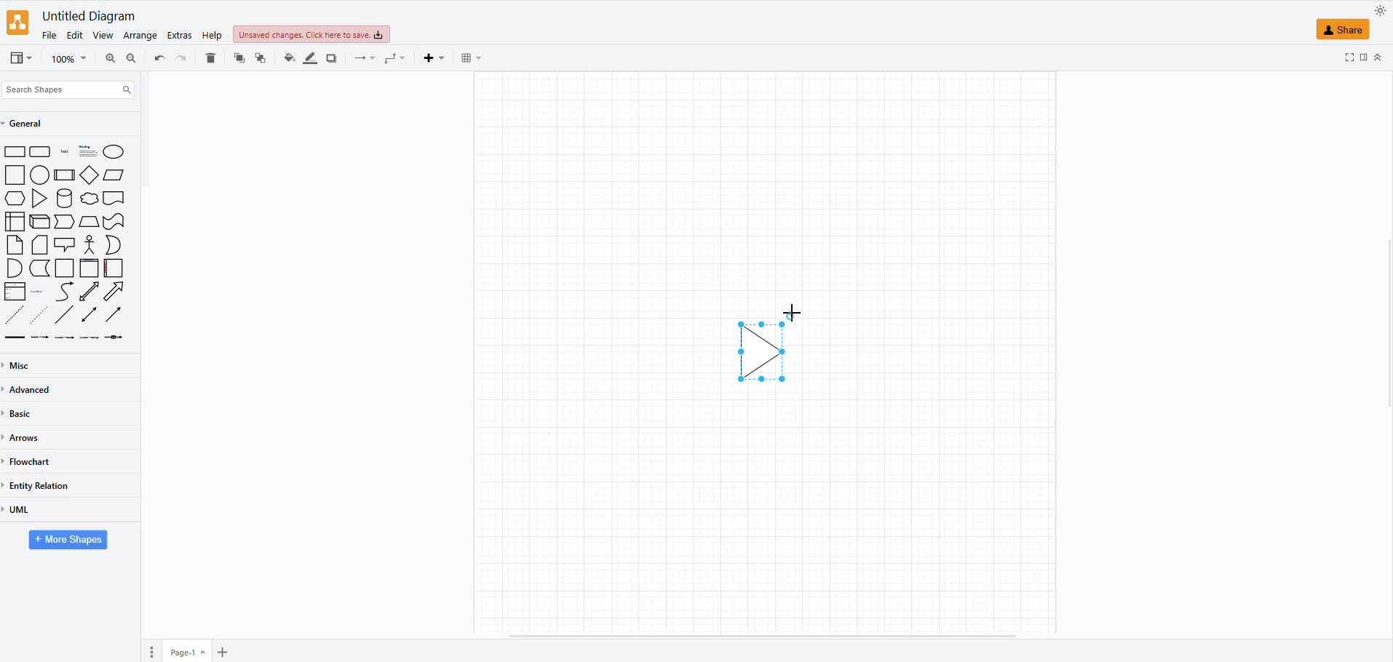  Describe the element at coordinates (13, 268) in the screenshot. I see `Hemisphere` at that location.